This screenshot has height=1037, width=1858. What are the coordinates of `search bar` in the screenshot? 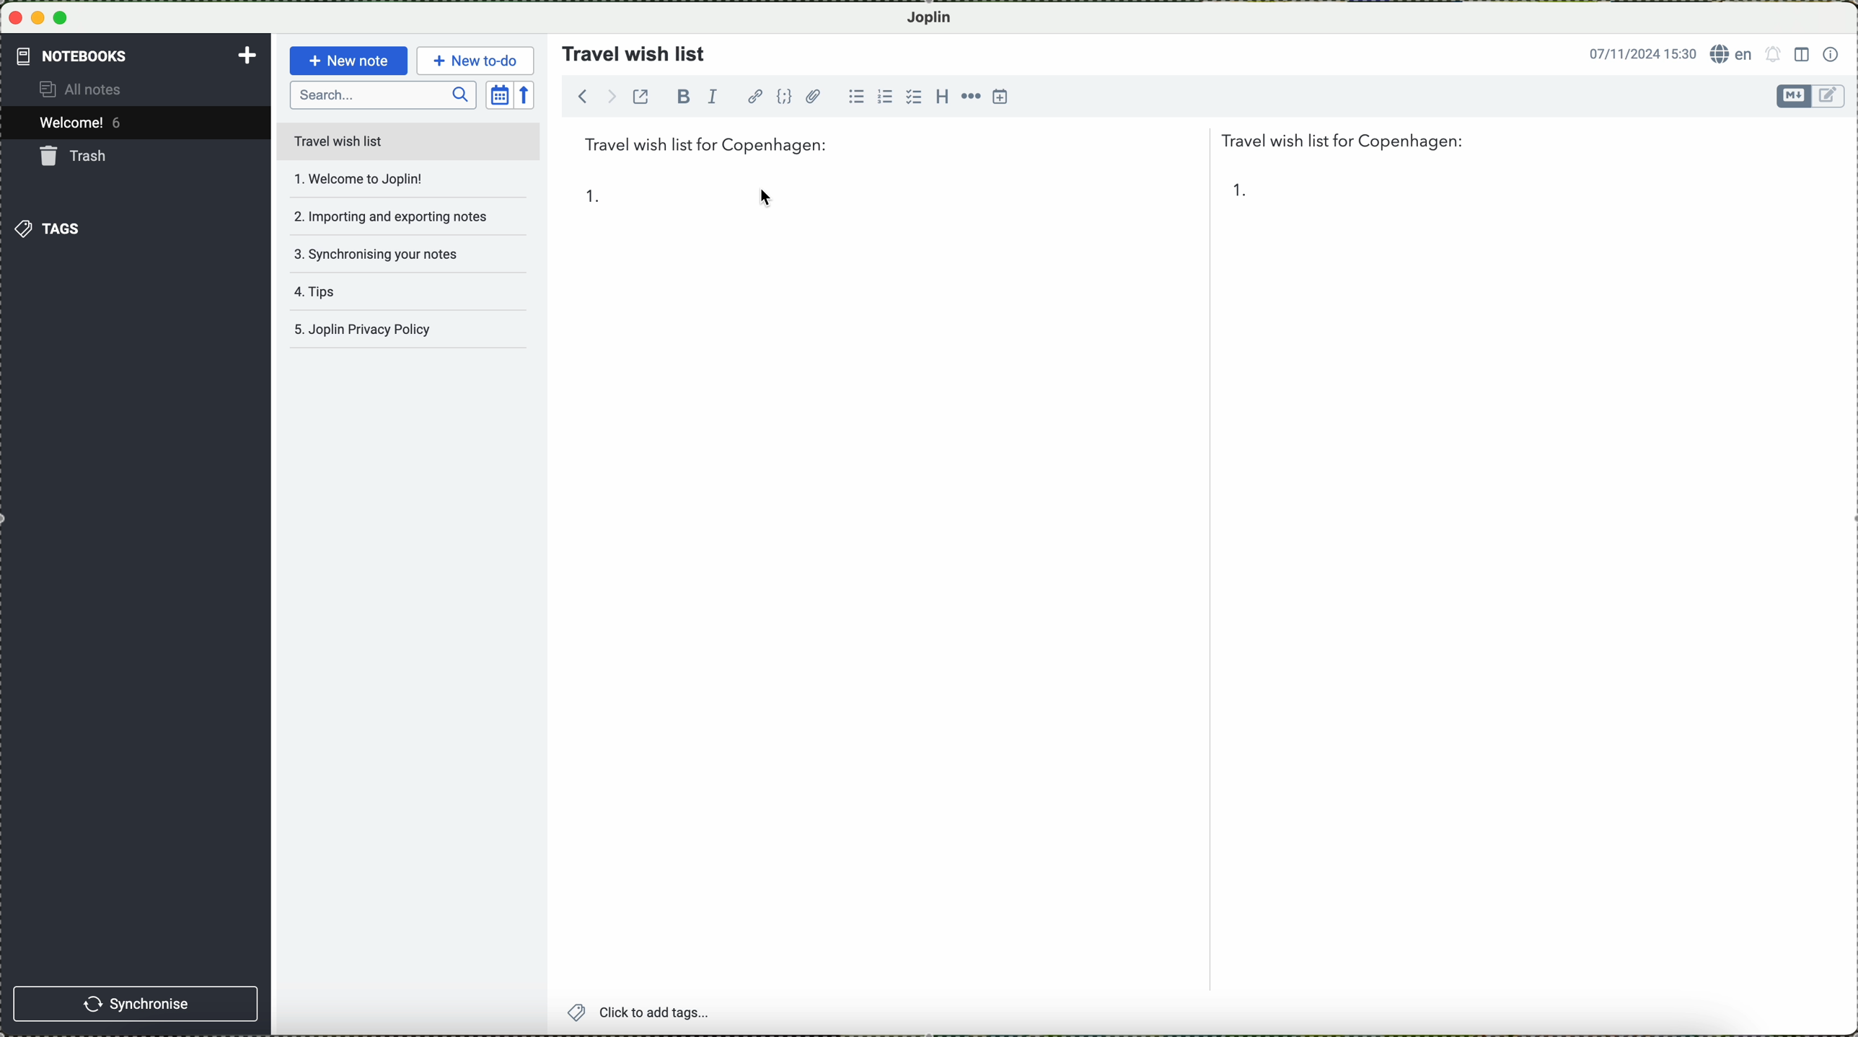 It's located at (383, 96).